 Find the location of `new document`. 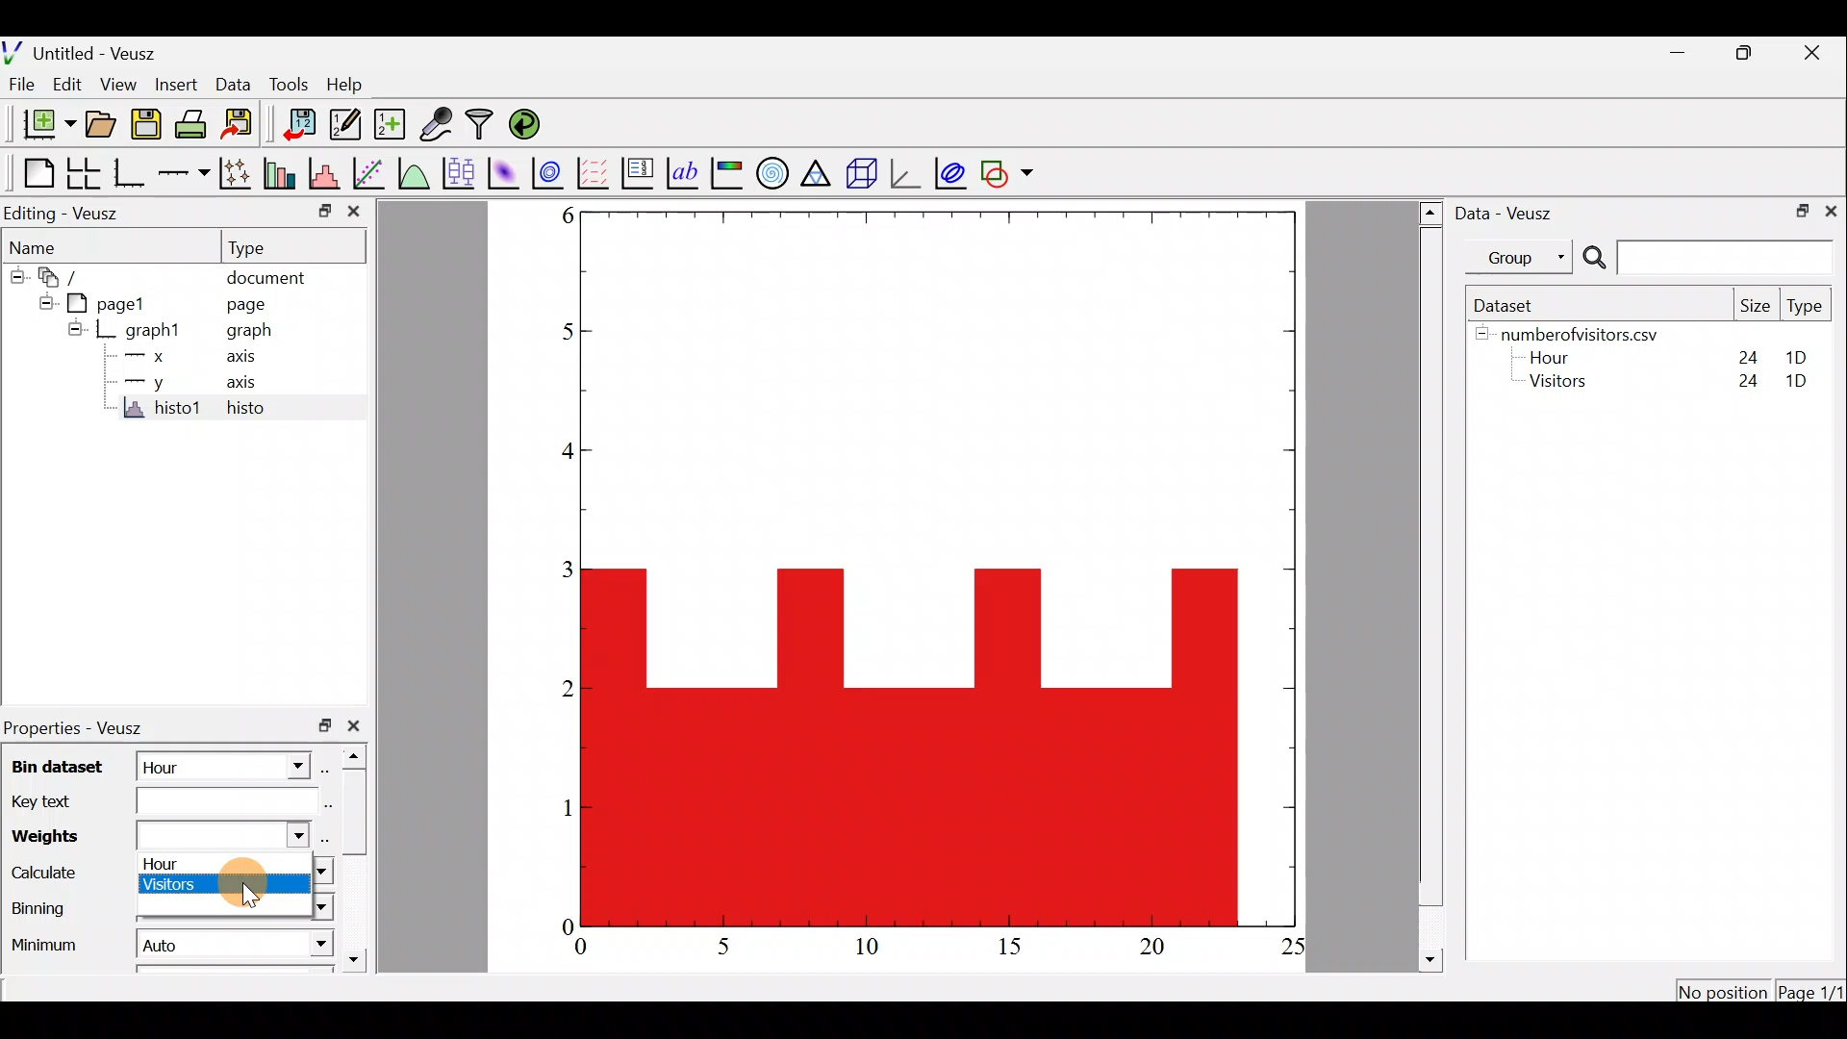

new document is located at coordinates (44, 125).